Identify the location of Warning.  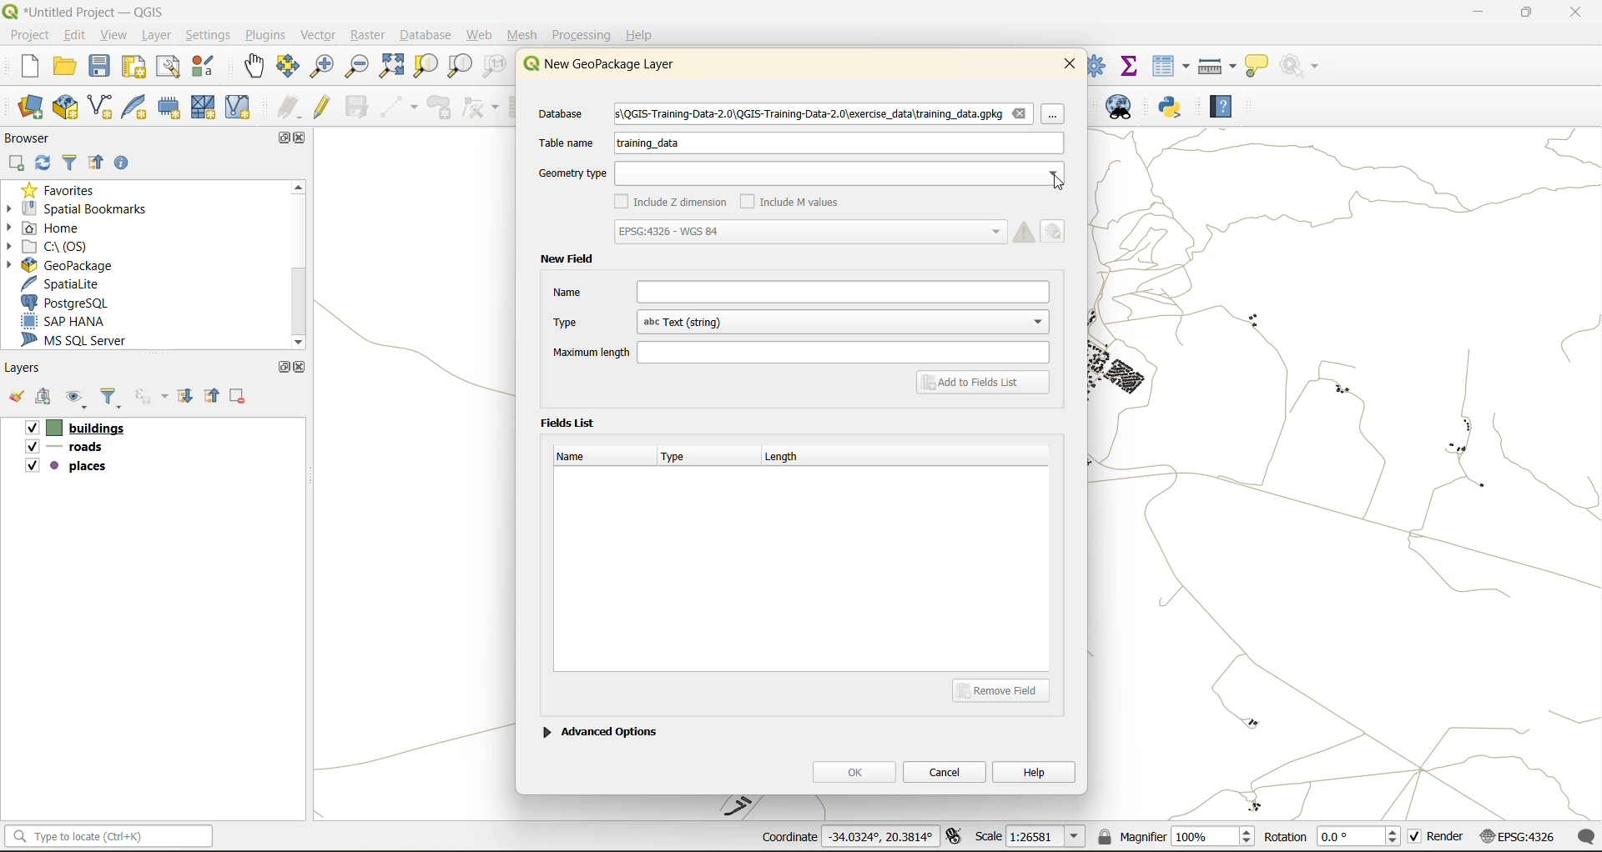
(1025, 231).